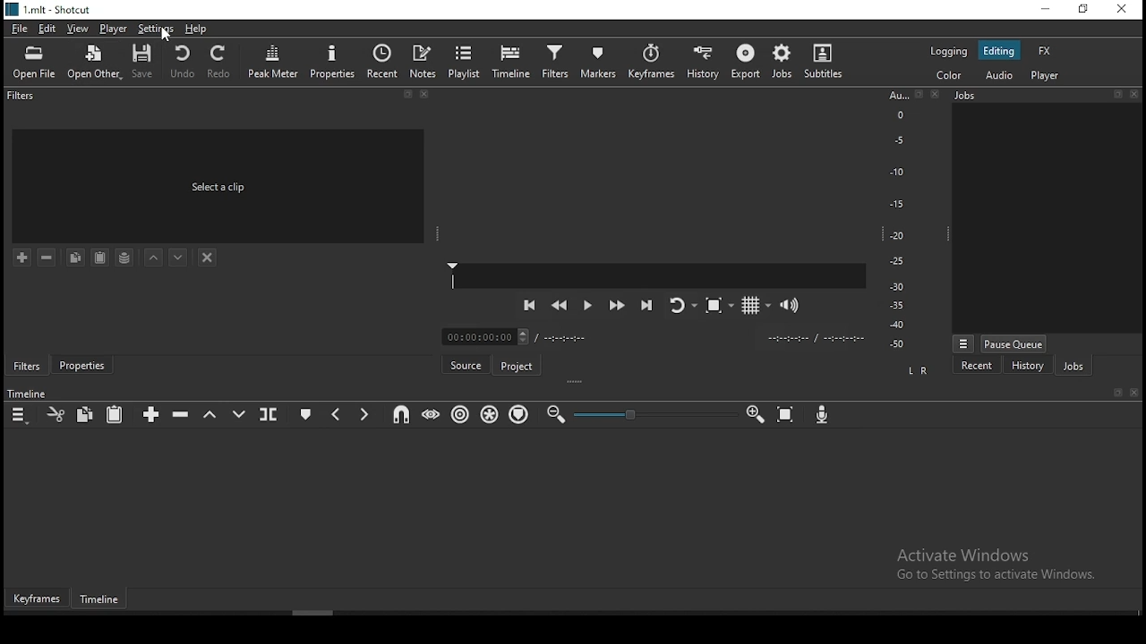 The image size is (1146, 644). I want to click on player, so click(1044, 76).